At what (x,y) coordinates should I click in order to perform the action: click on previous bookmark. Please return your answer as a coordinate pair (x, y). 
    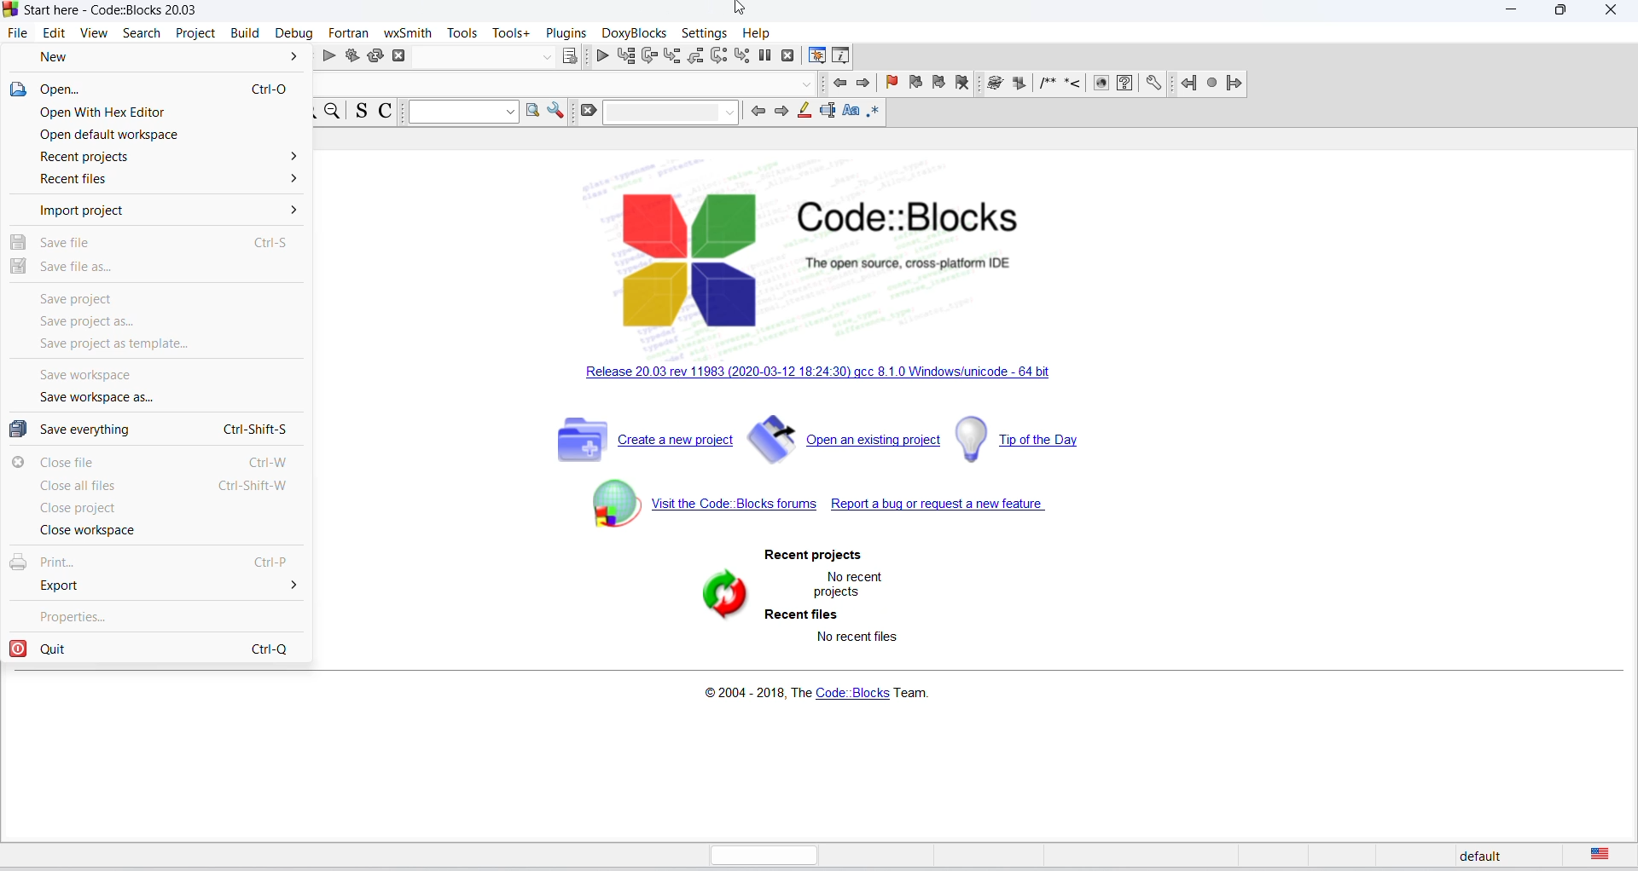
    Looking at the image, I should click on (915, 84).